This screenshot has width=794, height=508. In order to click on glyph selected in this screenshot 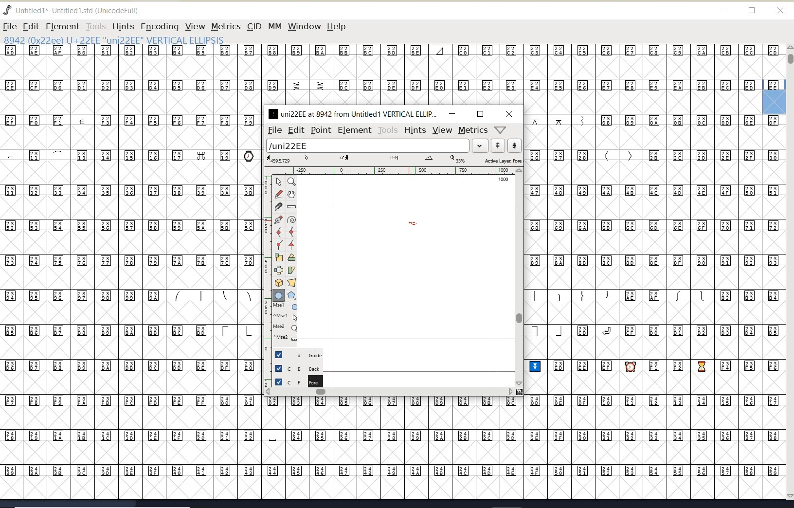, I will do `click(774, 96)`.